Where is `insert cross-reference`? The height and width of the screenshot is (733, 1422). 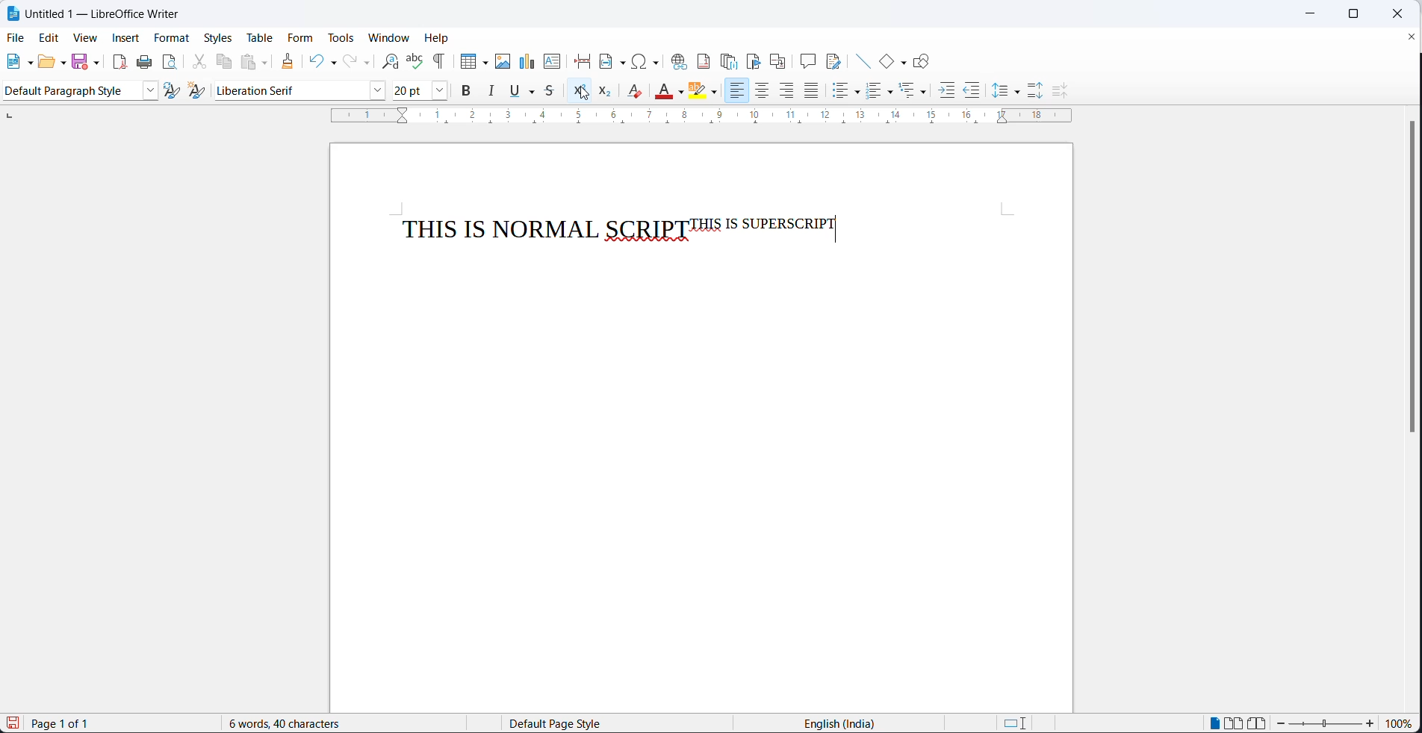
insert cross-reference is located at coordinates (778, 59).